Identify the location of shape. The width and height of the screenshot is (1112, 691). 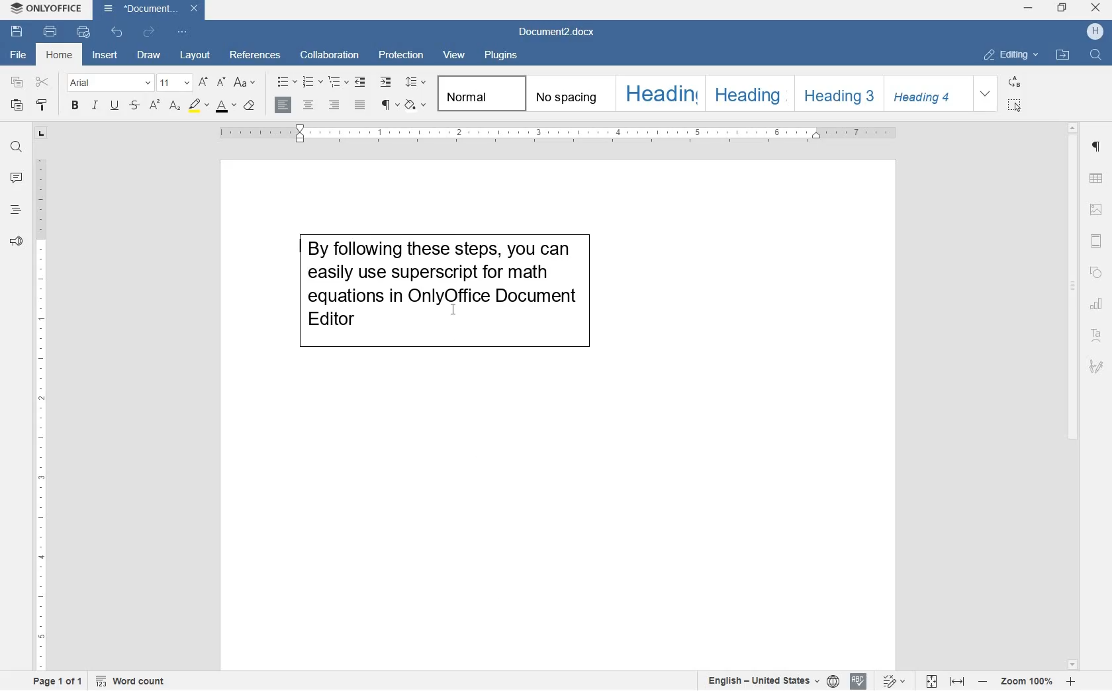
(1096, 274).